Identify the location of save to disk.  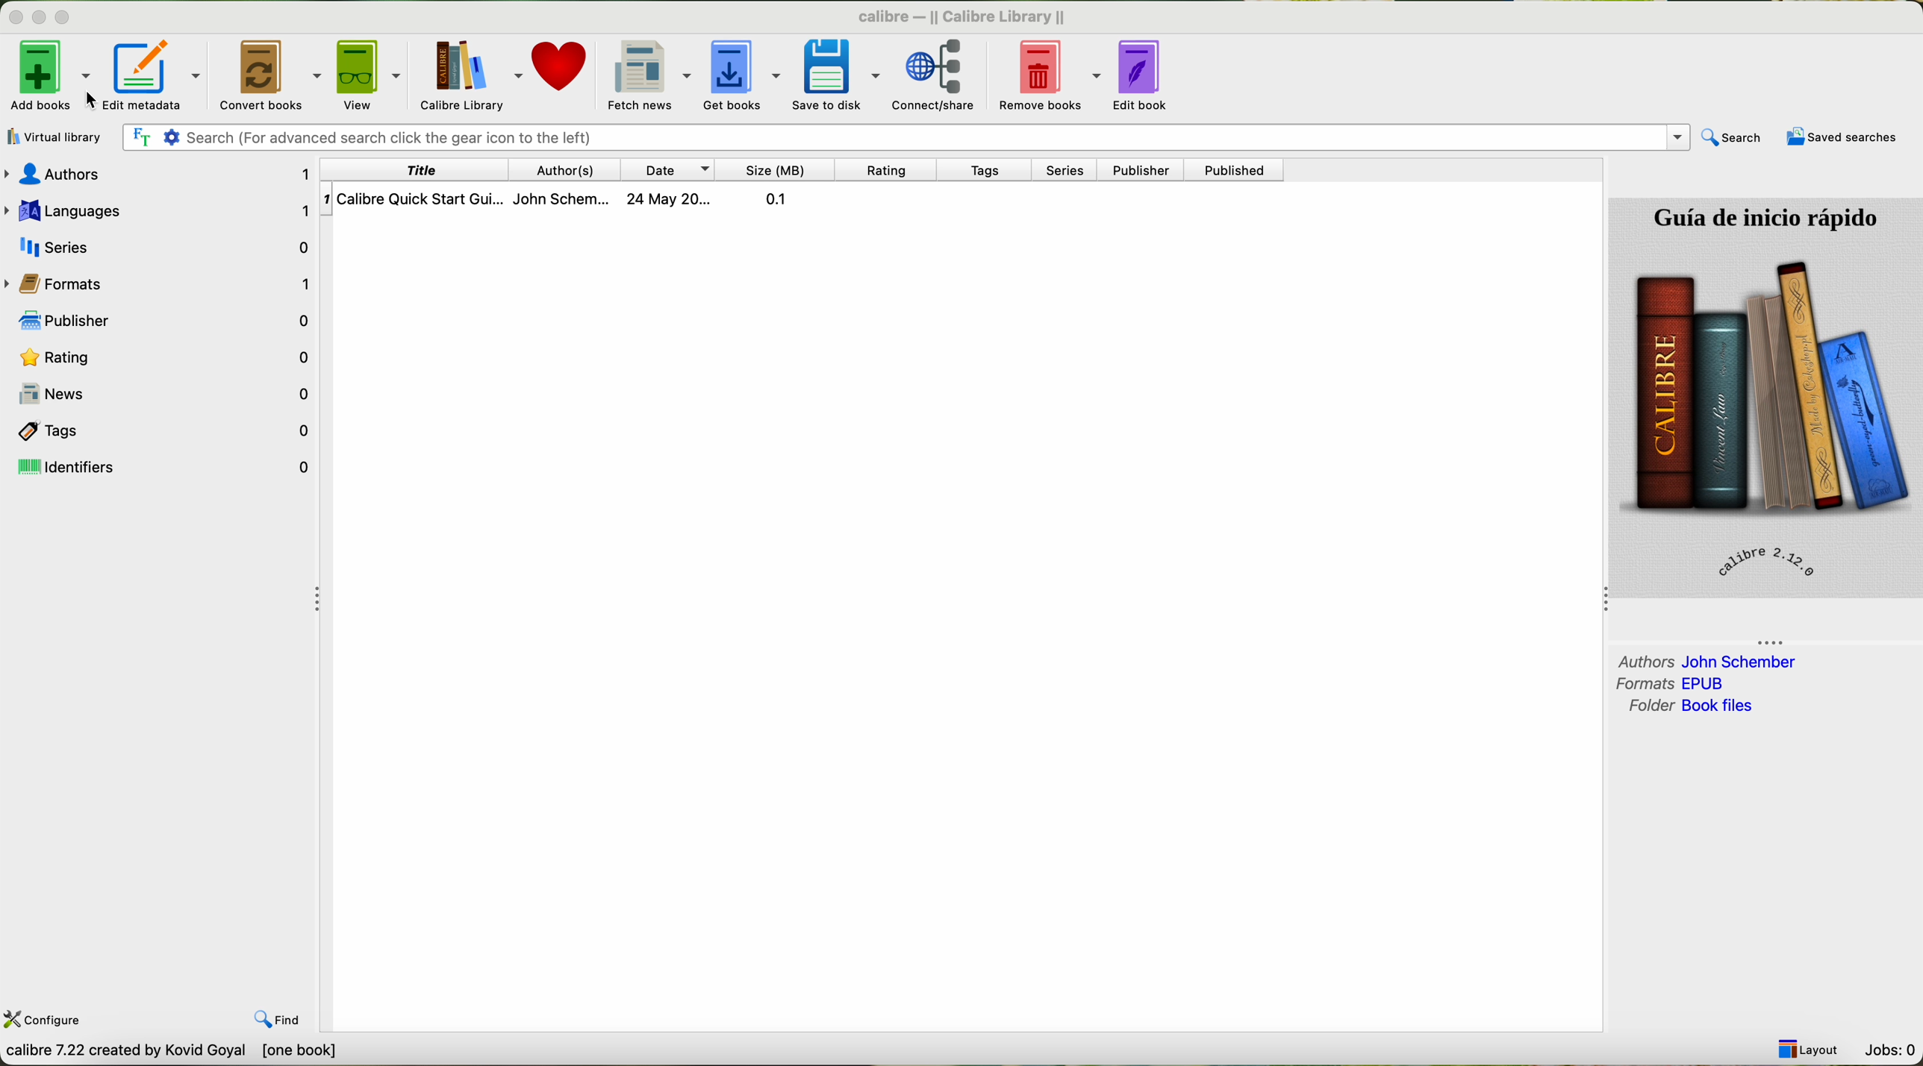
(839, 74).